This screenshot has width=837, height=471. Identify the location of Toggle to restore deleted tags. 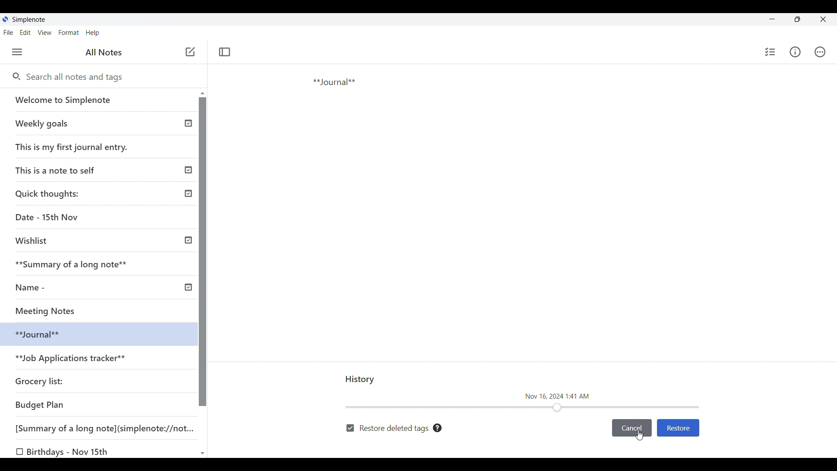
(387, 429).